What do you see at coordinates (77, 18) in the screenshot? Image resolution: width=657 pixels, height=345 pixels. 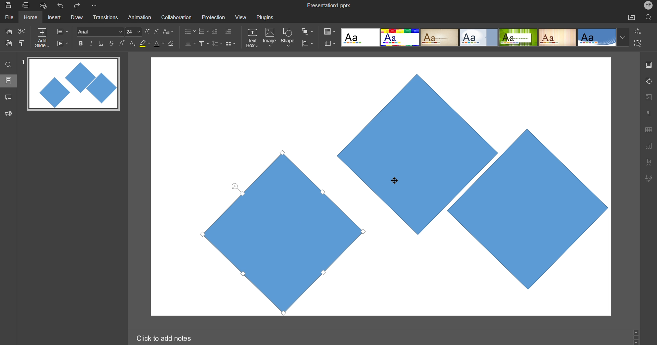 I see `Draw` at bounding box center [77, 18].